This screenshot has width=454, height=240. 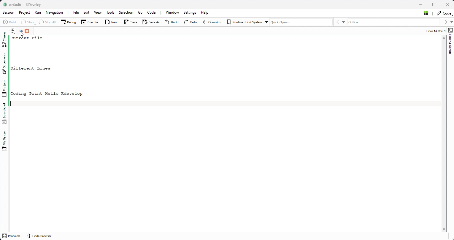 I want to click on File, so click(x=25, y=31).